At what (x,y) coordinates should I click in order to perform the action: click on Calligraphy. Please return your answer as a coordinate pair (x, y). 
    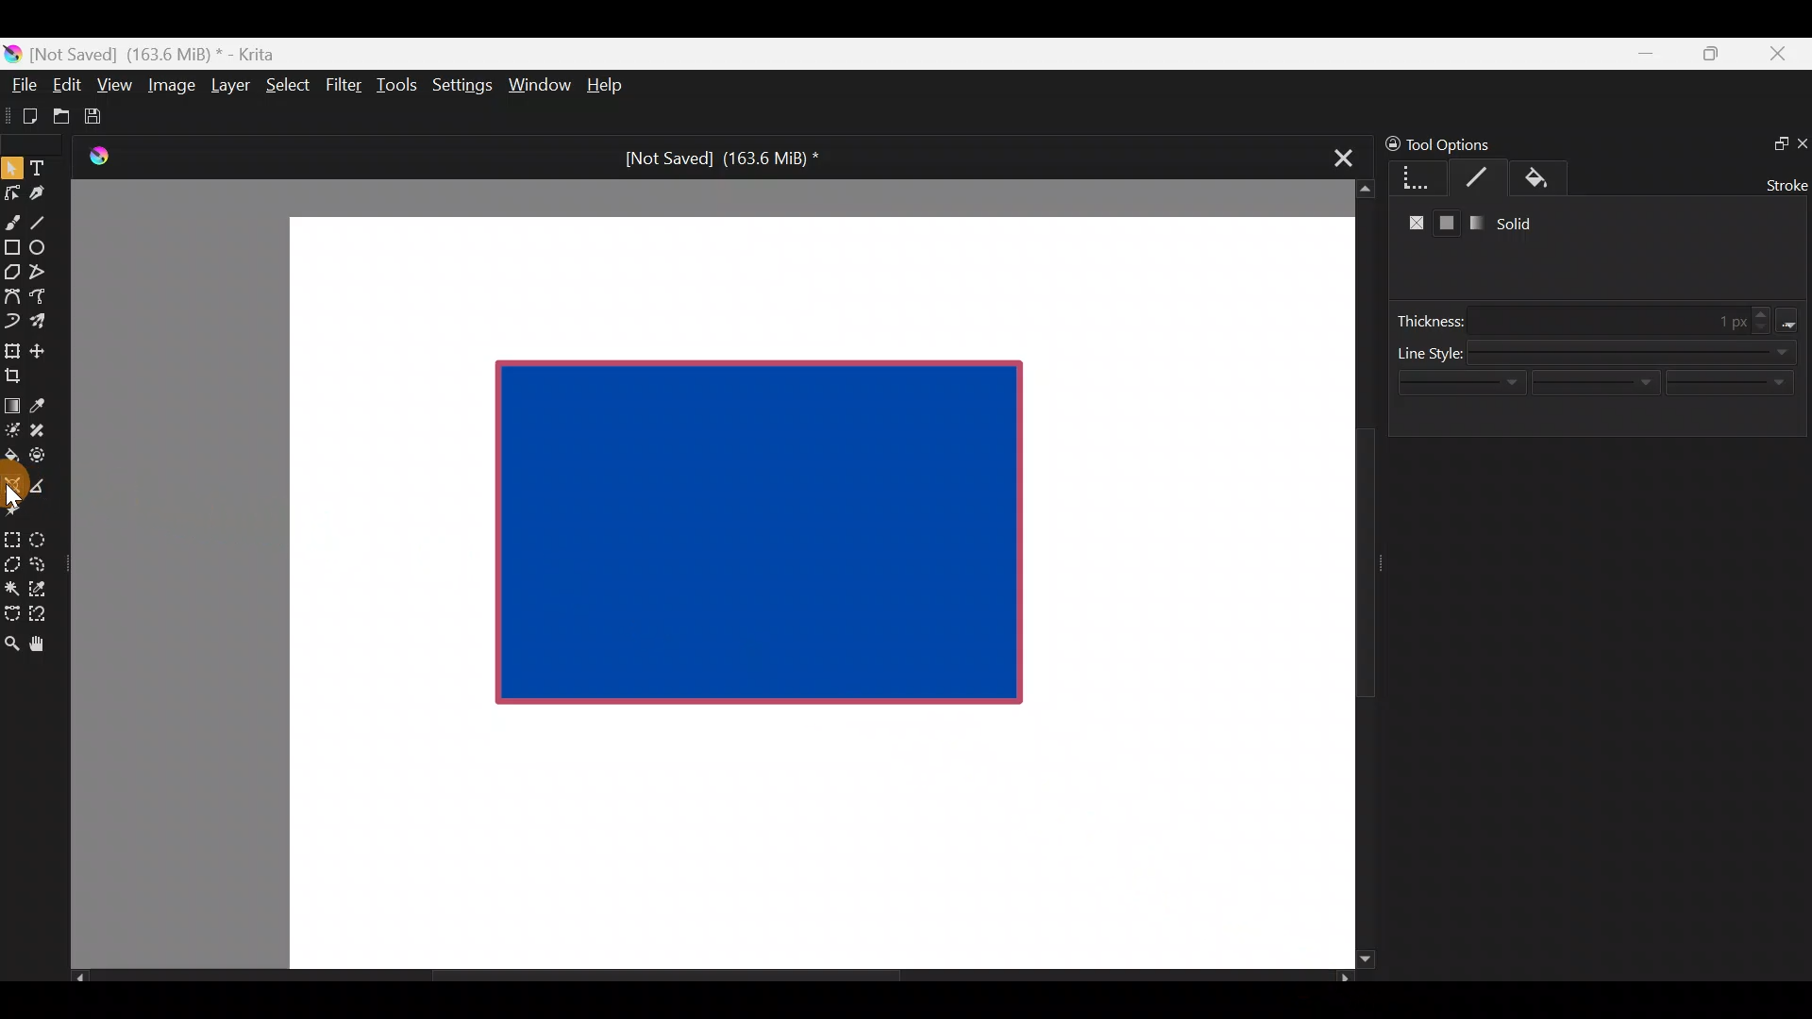
    Looking at the image, I should click on (51, 196).